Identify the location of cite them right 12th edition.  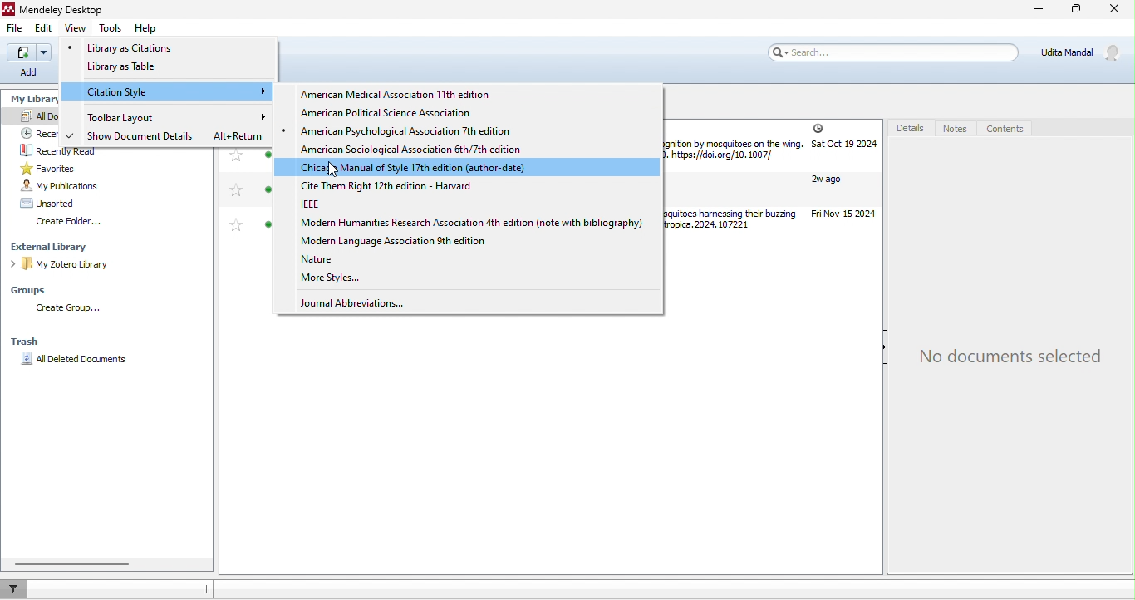
(428, 186).